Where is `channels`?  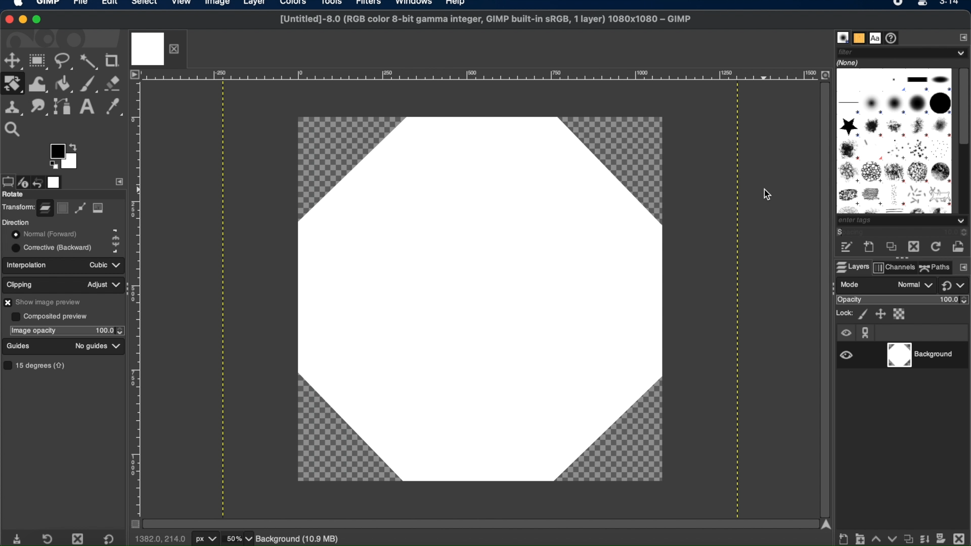
channels is located at coordinates (895, 268).